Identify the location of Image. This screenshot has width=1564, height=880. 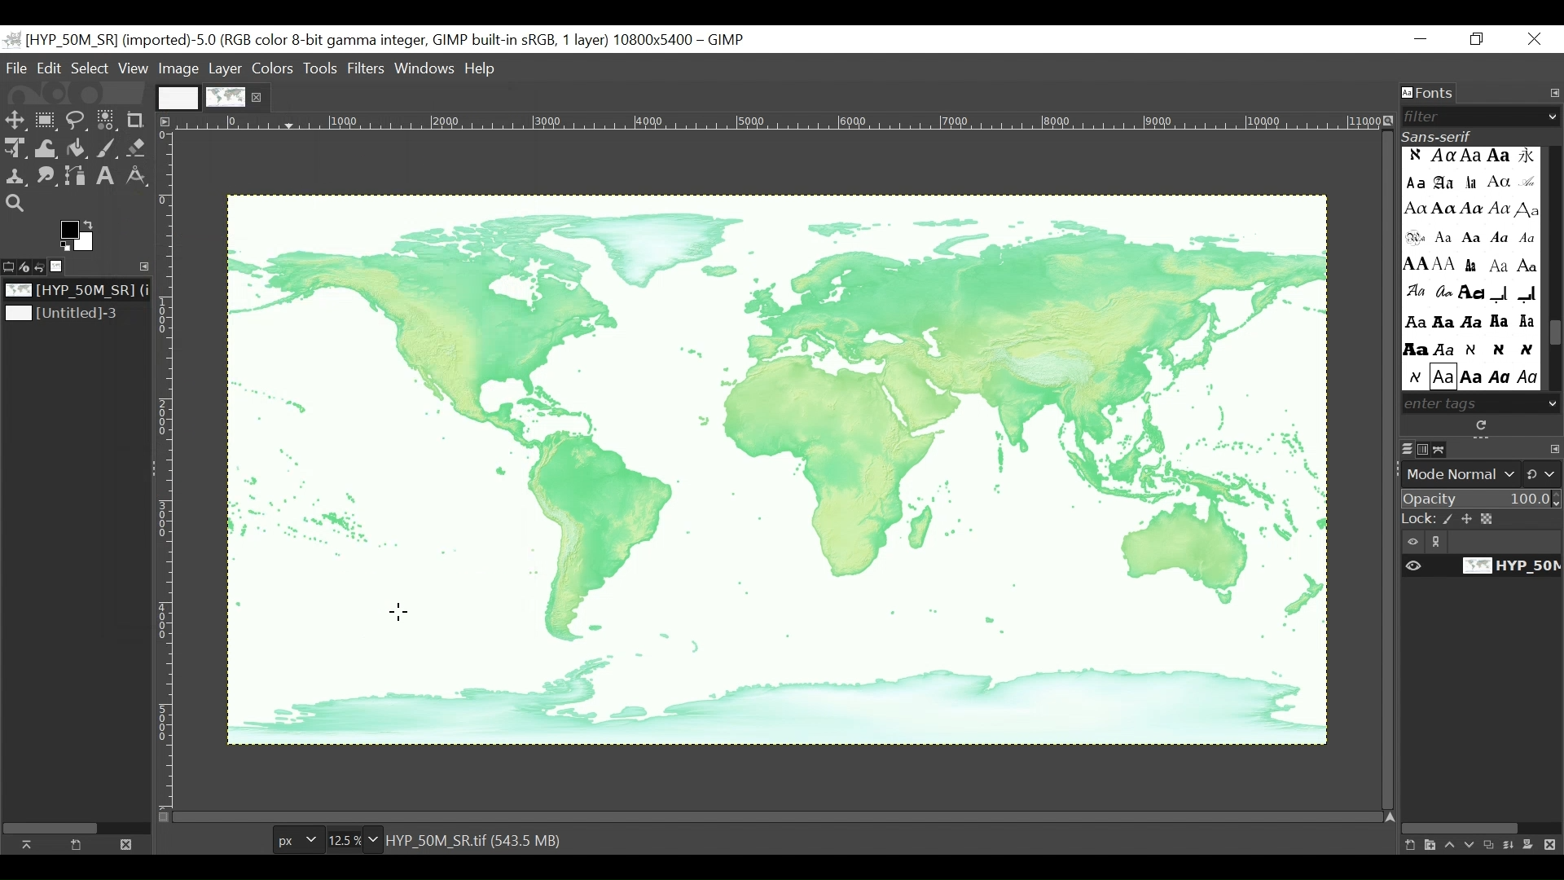
(74, 291).